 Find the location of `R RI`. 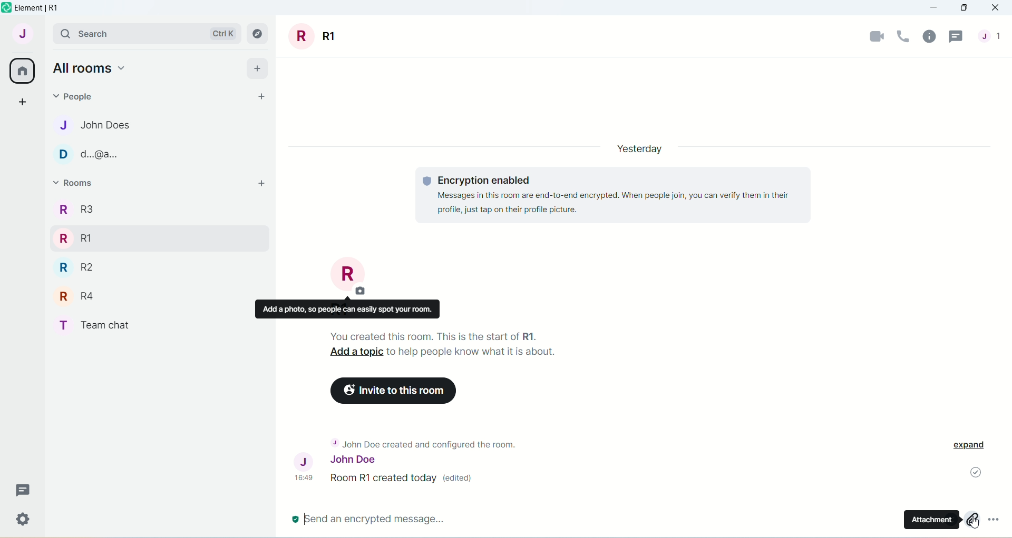

R RI is located at coordinates (75, 238).